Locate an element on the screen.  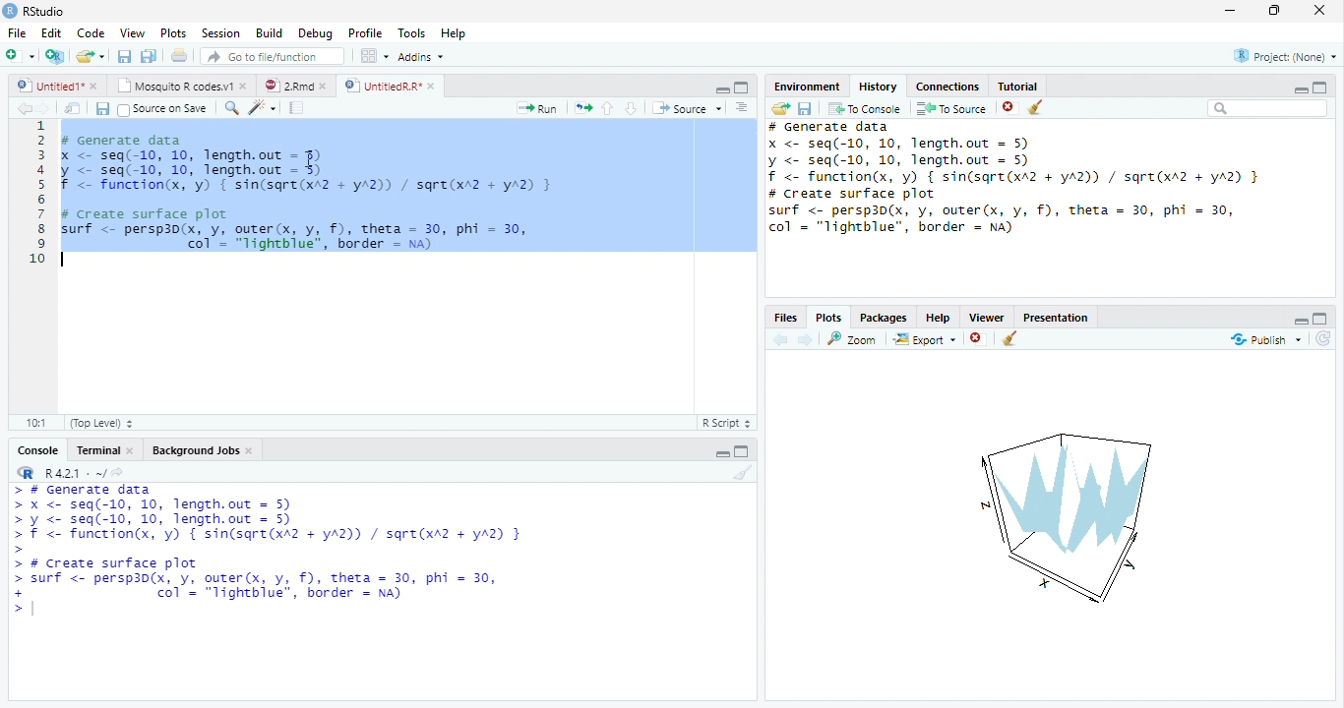
Show in new window is located at coordinates (72, 108).